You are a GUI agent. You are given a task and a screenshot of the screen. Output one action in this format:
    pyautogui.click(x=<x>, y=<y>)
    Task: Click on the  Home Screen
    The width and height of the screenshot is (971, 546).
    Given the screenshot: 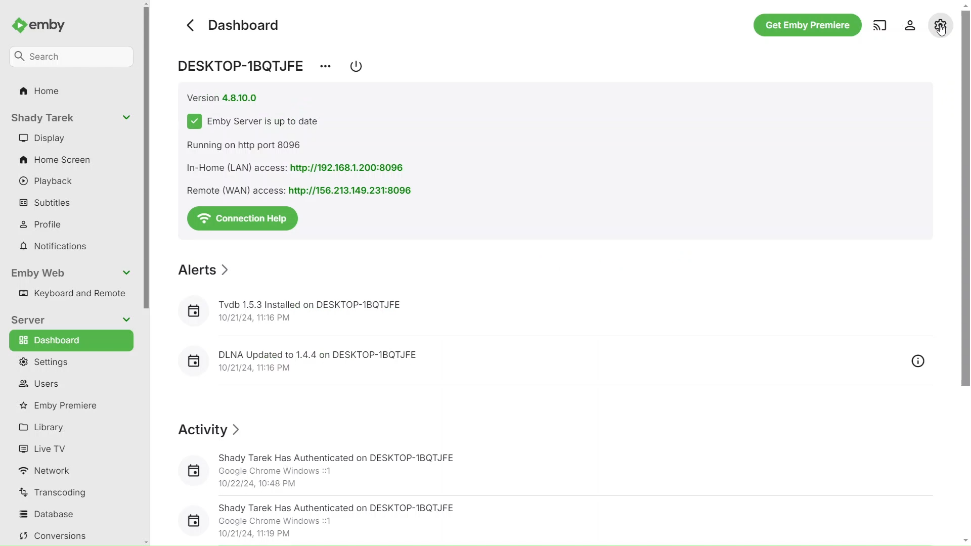 What is the action you would take?
    pyautogui.click(x=59, y=158)
    